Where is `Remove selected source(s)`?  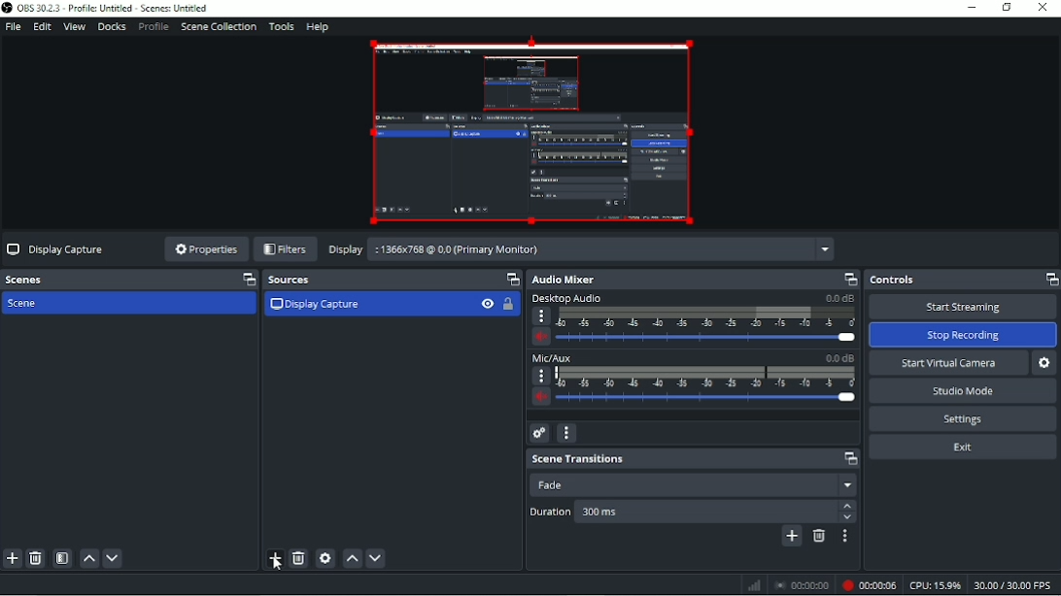 Remove selected source(s) is located at coordinates (298, 558).